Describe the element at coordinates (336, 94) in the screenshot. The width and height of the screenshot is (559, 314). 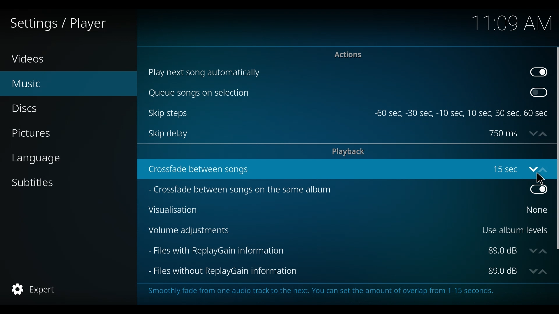
I see `Queue songs on selection` at that location.